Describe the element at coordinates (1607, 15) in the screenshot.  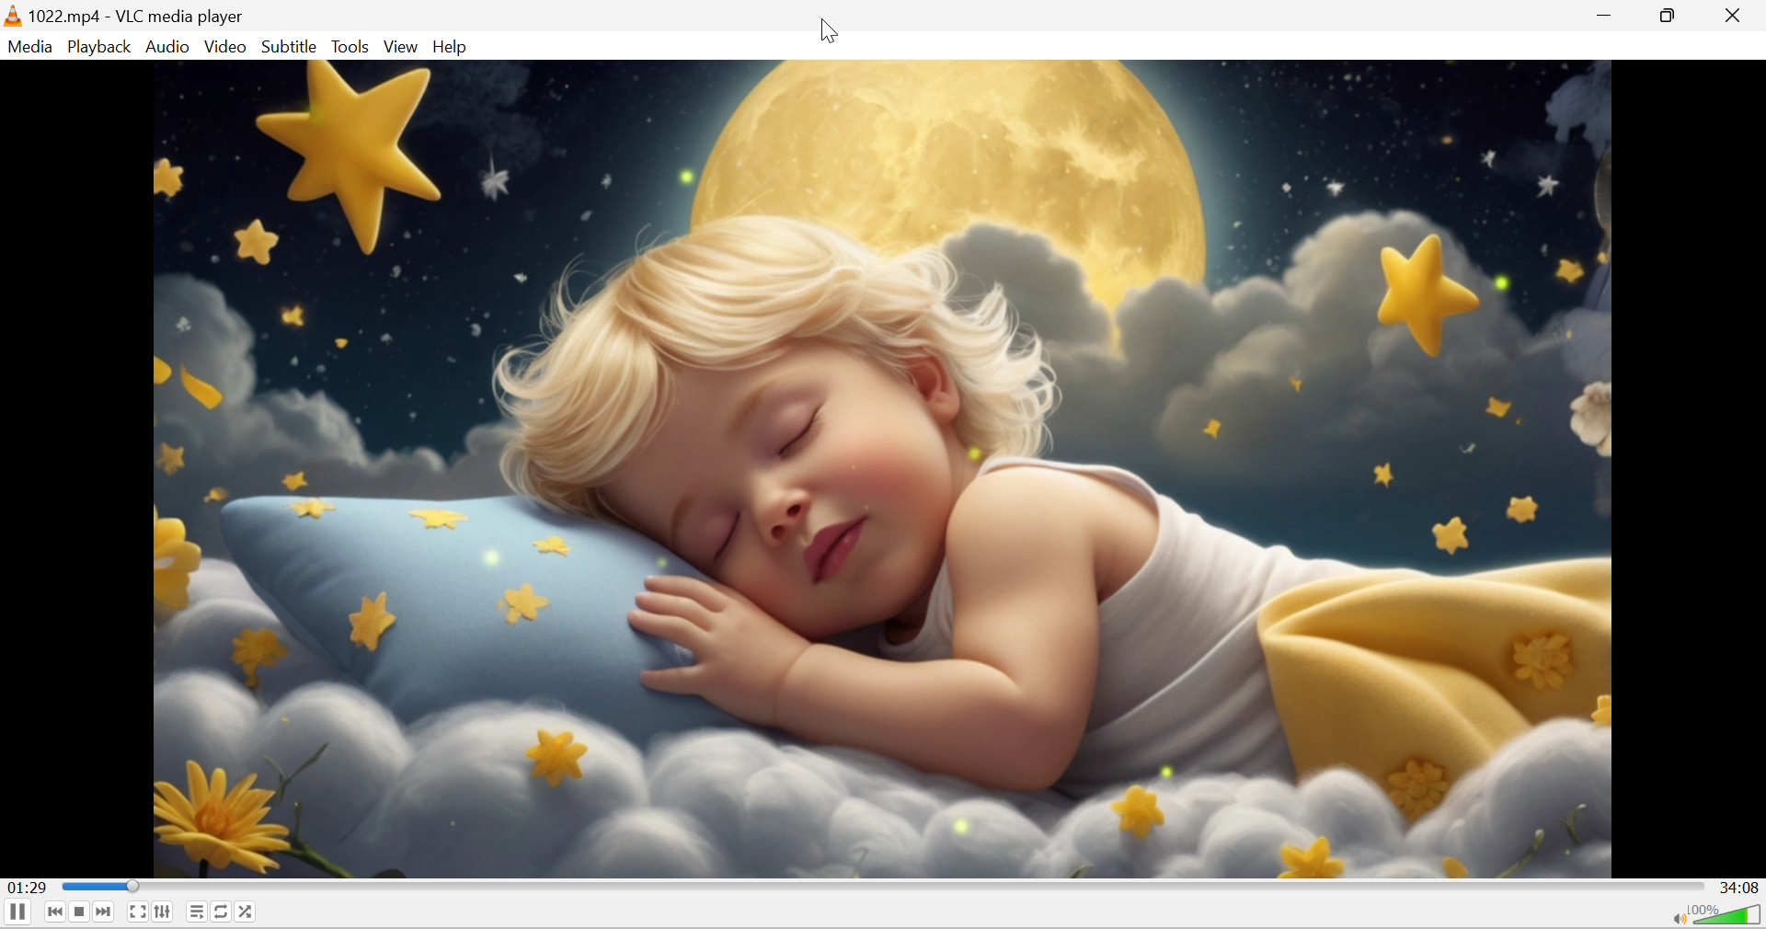
I see `Minimize` at that location.